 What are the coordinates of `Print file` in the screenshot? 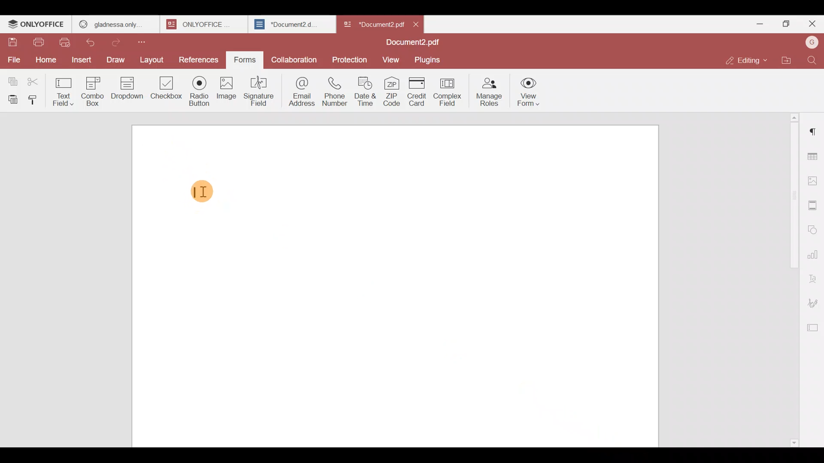 It's located at (36, 40).